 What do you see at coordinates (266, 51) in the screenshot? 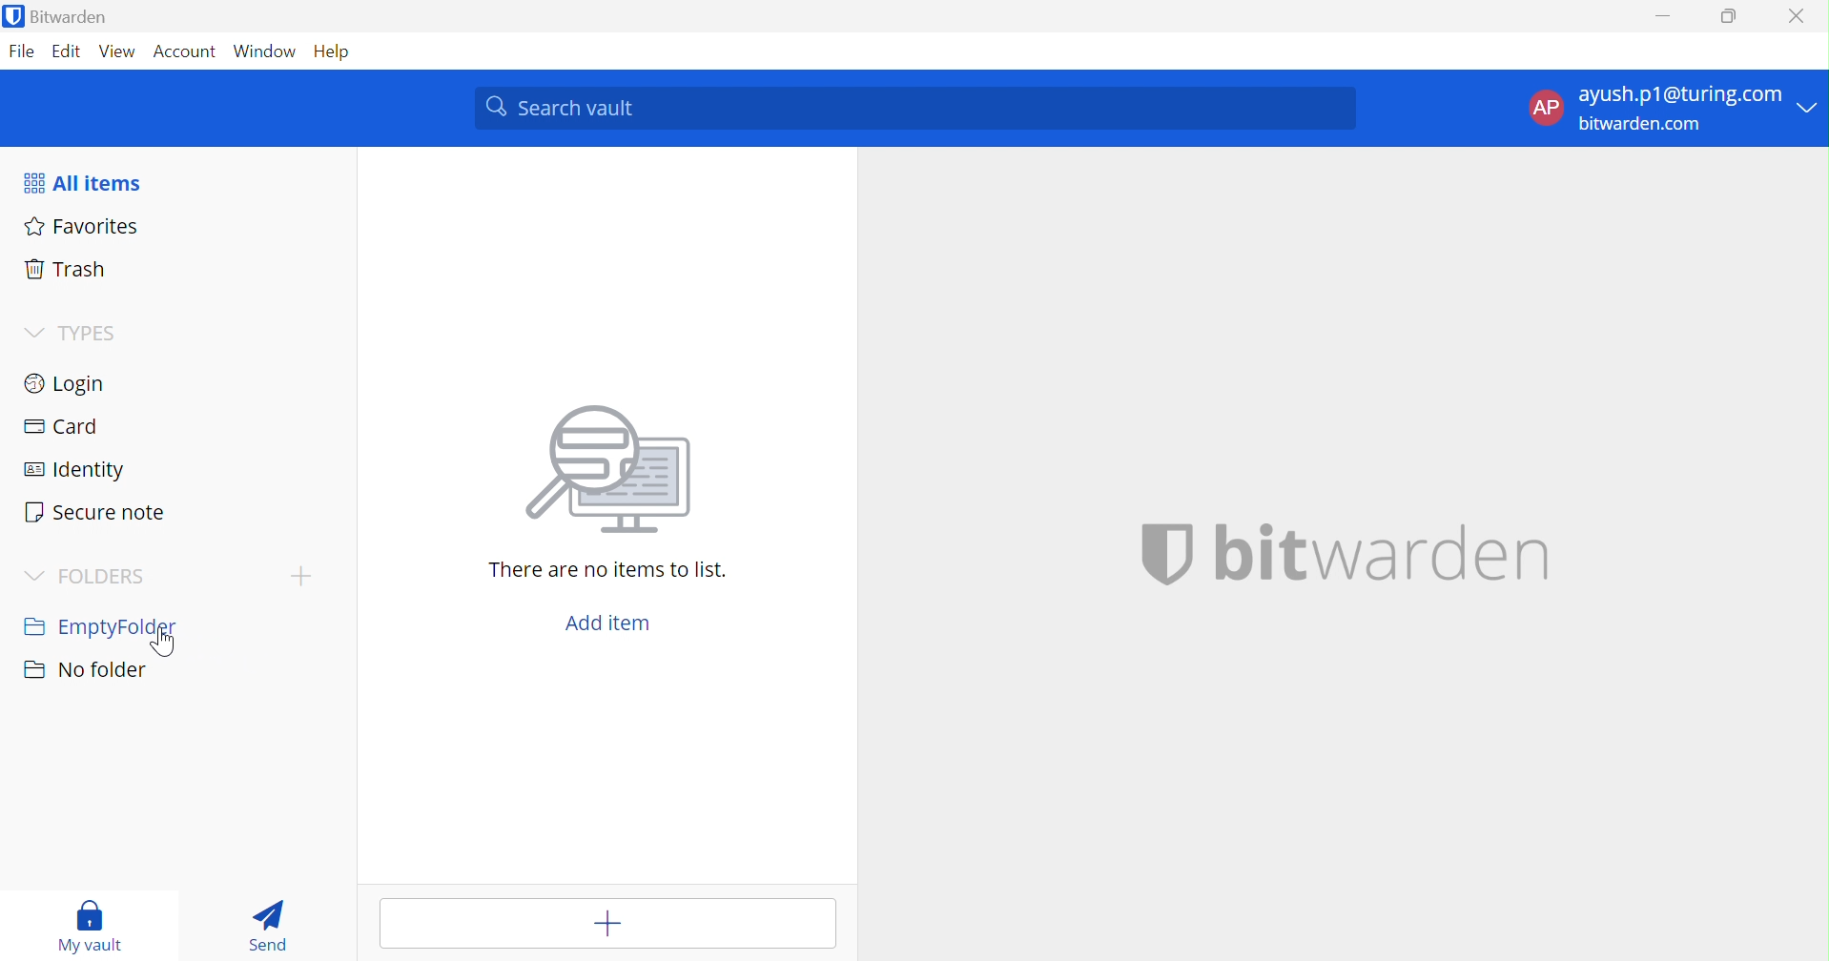
I see `Window` at bounding box center [266, 51].